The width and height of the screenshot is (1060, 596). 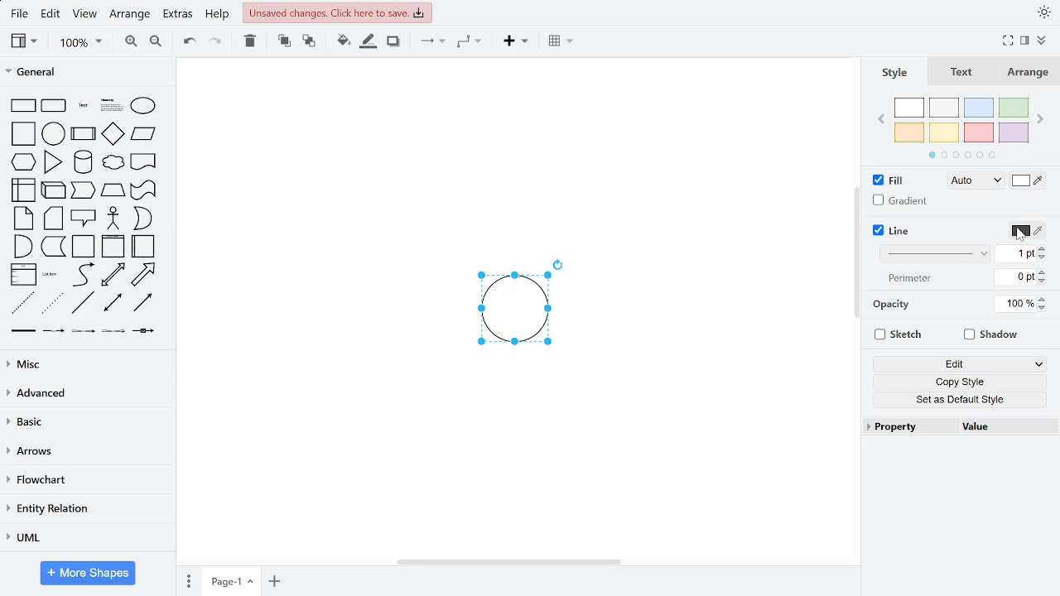 What do you see at coordinates (991, 337) in the screenshot?
I see `shadow` at bounding box center [991, 337].